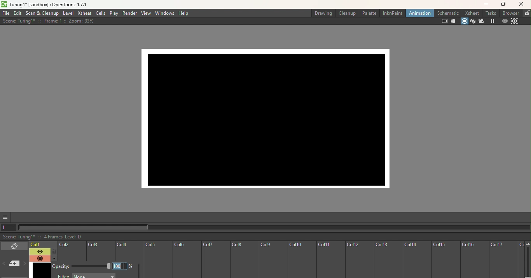 This screenshot has width=531, height=278. I want to click on Frame, so click(38, 269).